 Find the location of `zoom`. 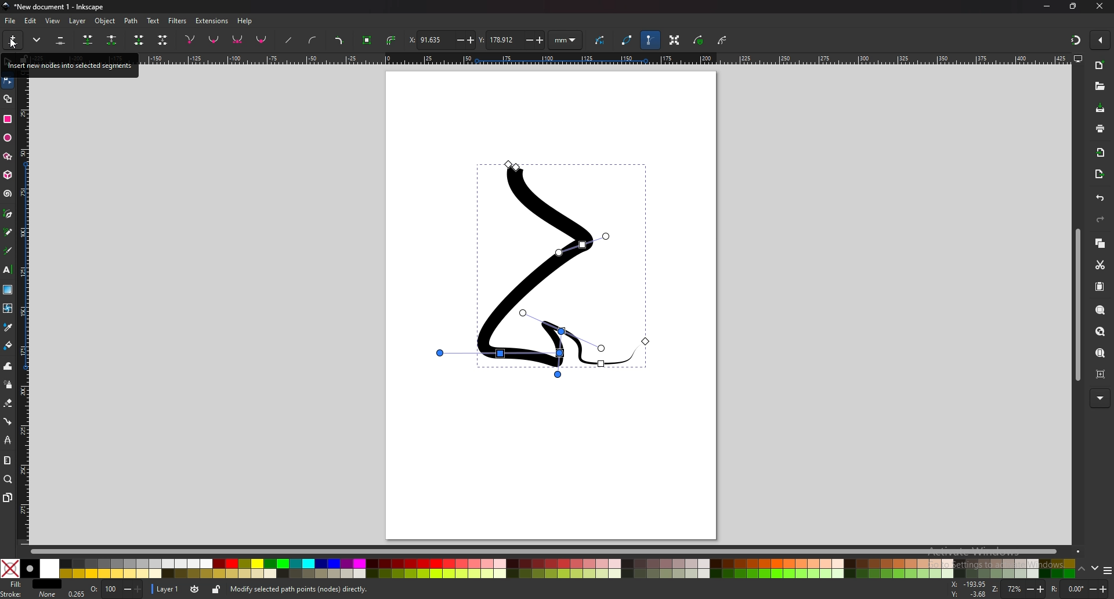

zoom is located at coordinates (1018, 589).